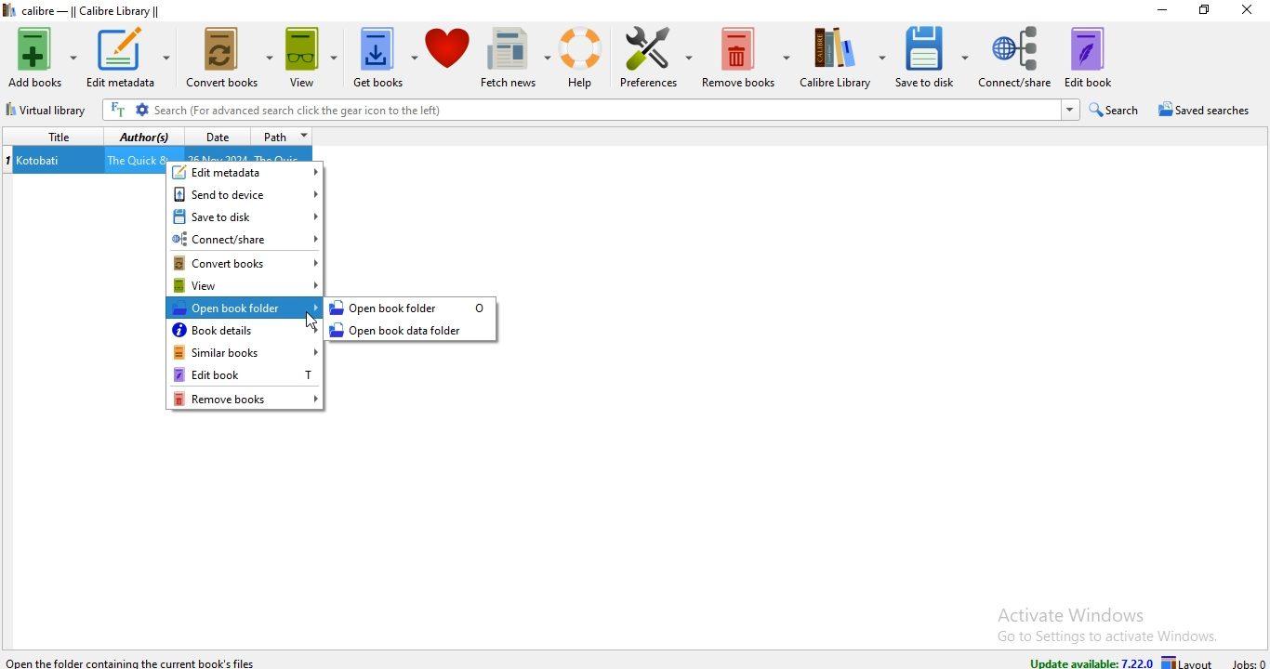 This screenshot has width=1270, height=669. What do you see at coordinates (90, 9) in the screenshot?
I see `calibre - || Calibre Library ||` at bounding box center [90, 9].